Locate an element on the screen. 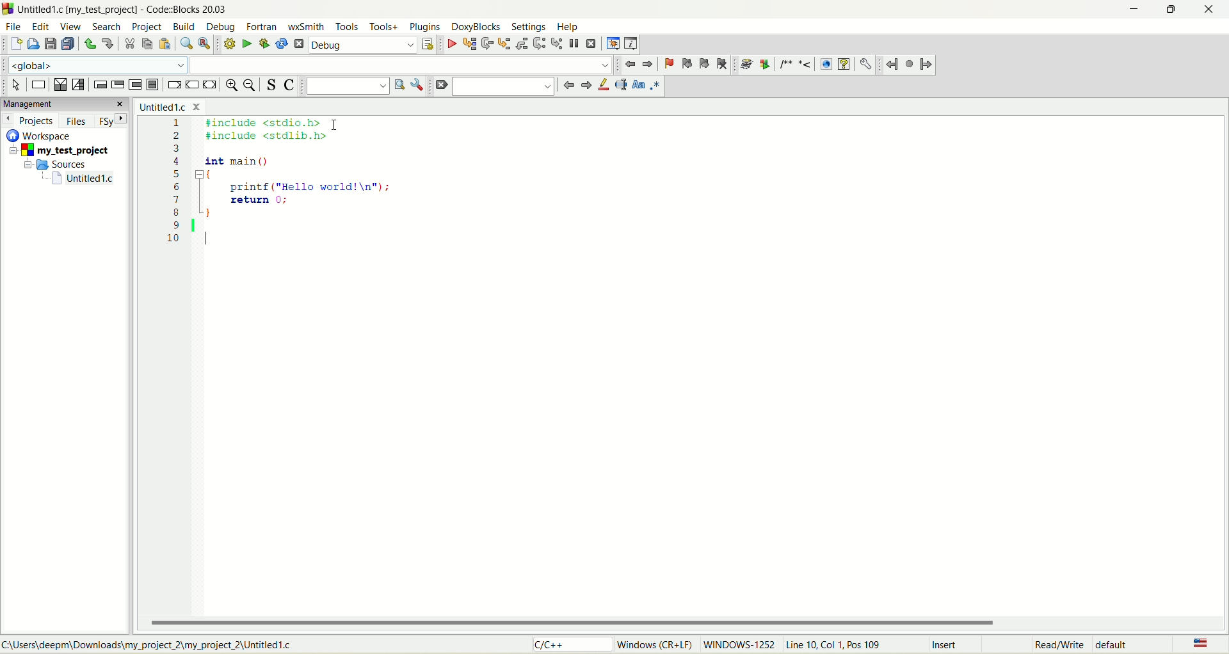 Image resolution: width=1229 pixels, height=654 pixels. stop debugger is located at coordinates (591, 45).